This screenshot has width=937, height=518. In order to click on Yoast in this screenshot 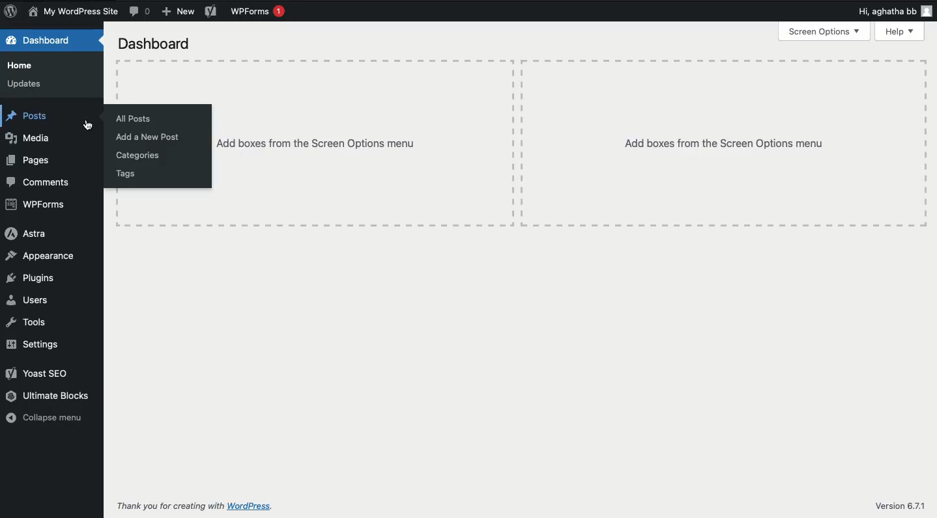, I will do `click(210, 12)`.